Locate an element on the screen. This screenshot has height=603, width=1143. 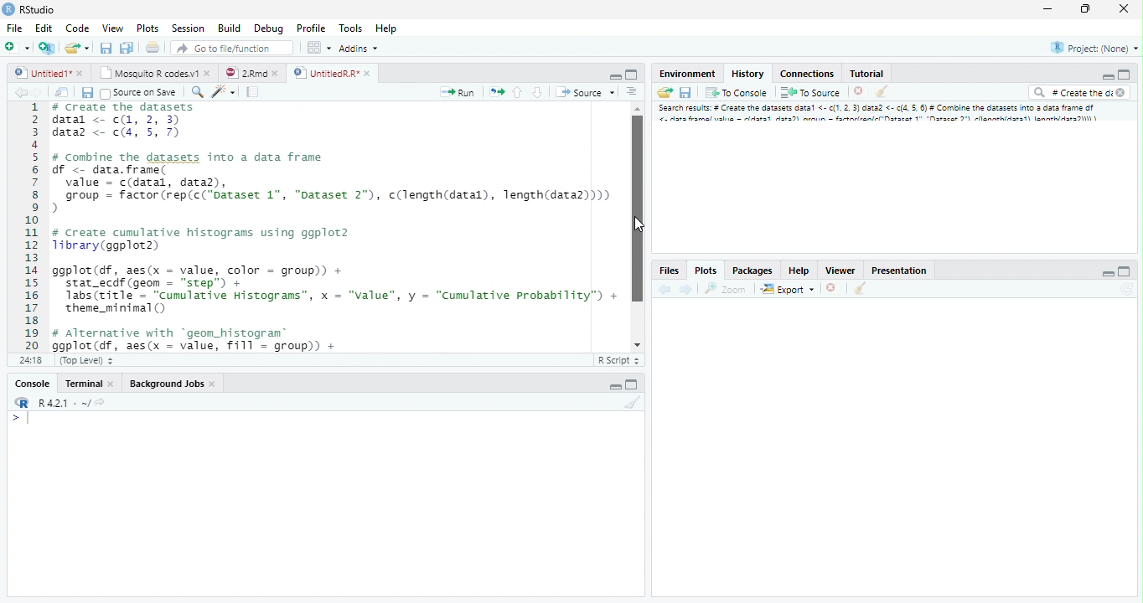
Background Jobs is located at coordinates (173, 384).